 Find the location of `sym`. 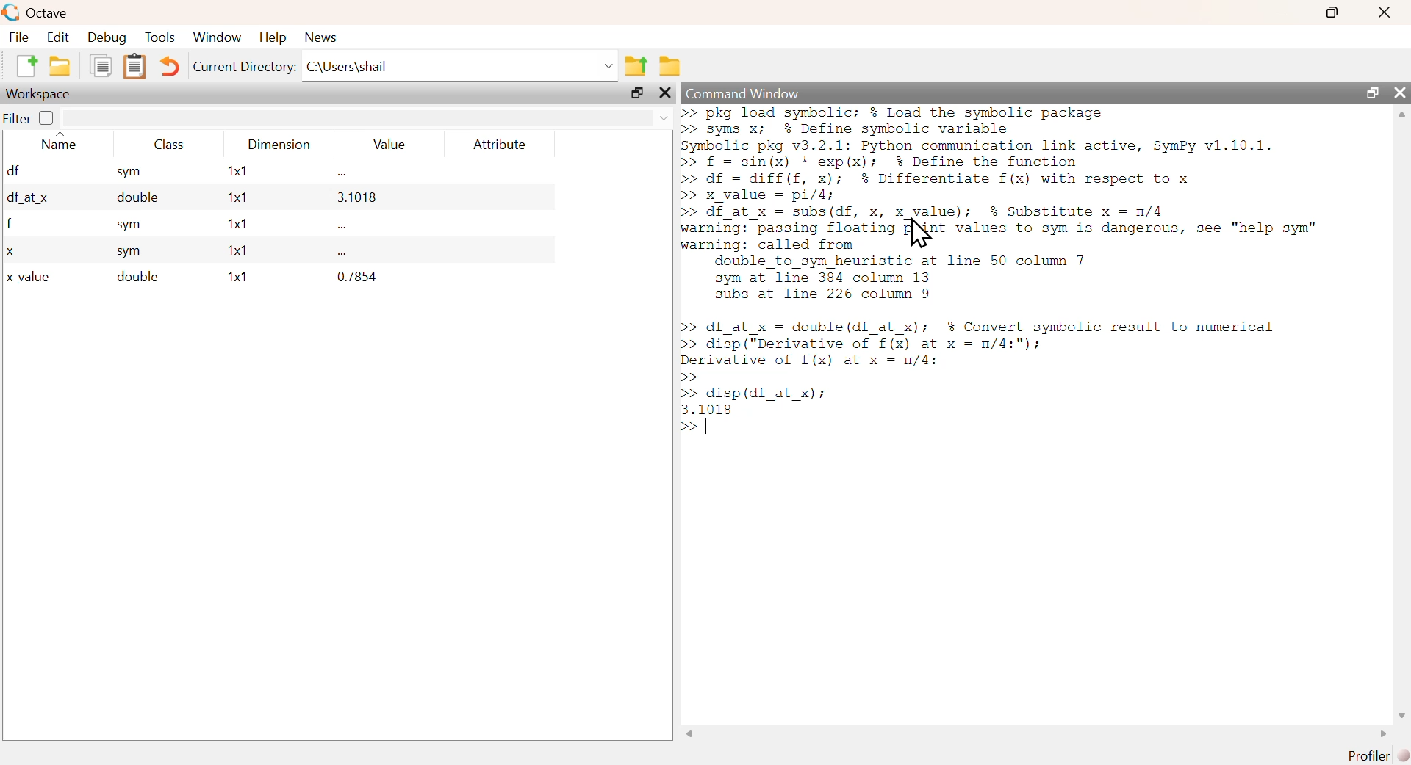

sym is located at coordinates (128, 173).